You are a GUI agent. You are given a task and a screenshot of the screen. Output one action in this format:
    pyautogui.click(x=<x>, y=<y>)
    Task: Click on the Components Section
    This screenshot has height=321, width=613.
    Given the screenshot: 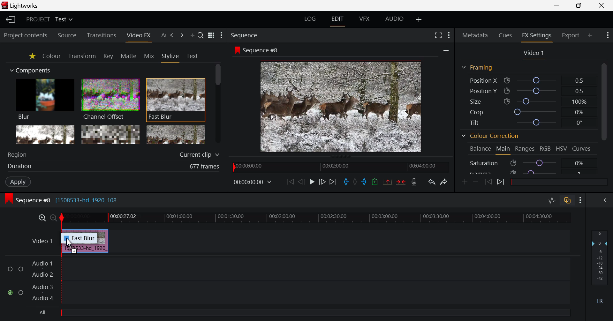 What is the action you would take?
    pyautogui.click(x=32, y=70)
    